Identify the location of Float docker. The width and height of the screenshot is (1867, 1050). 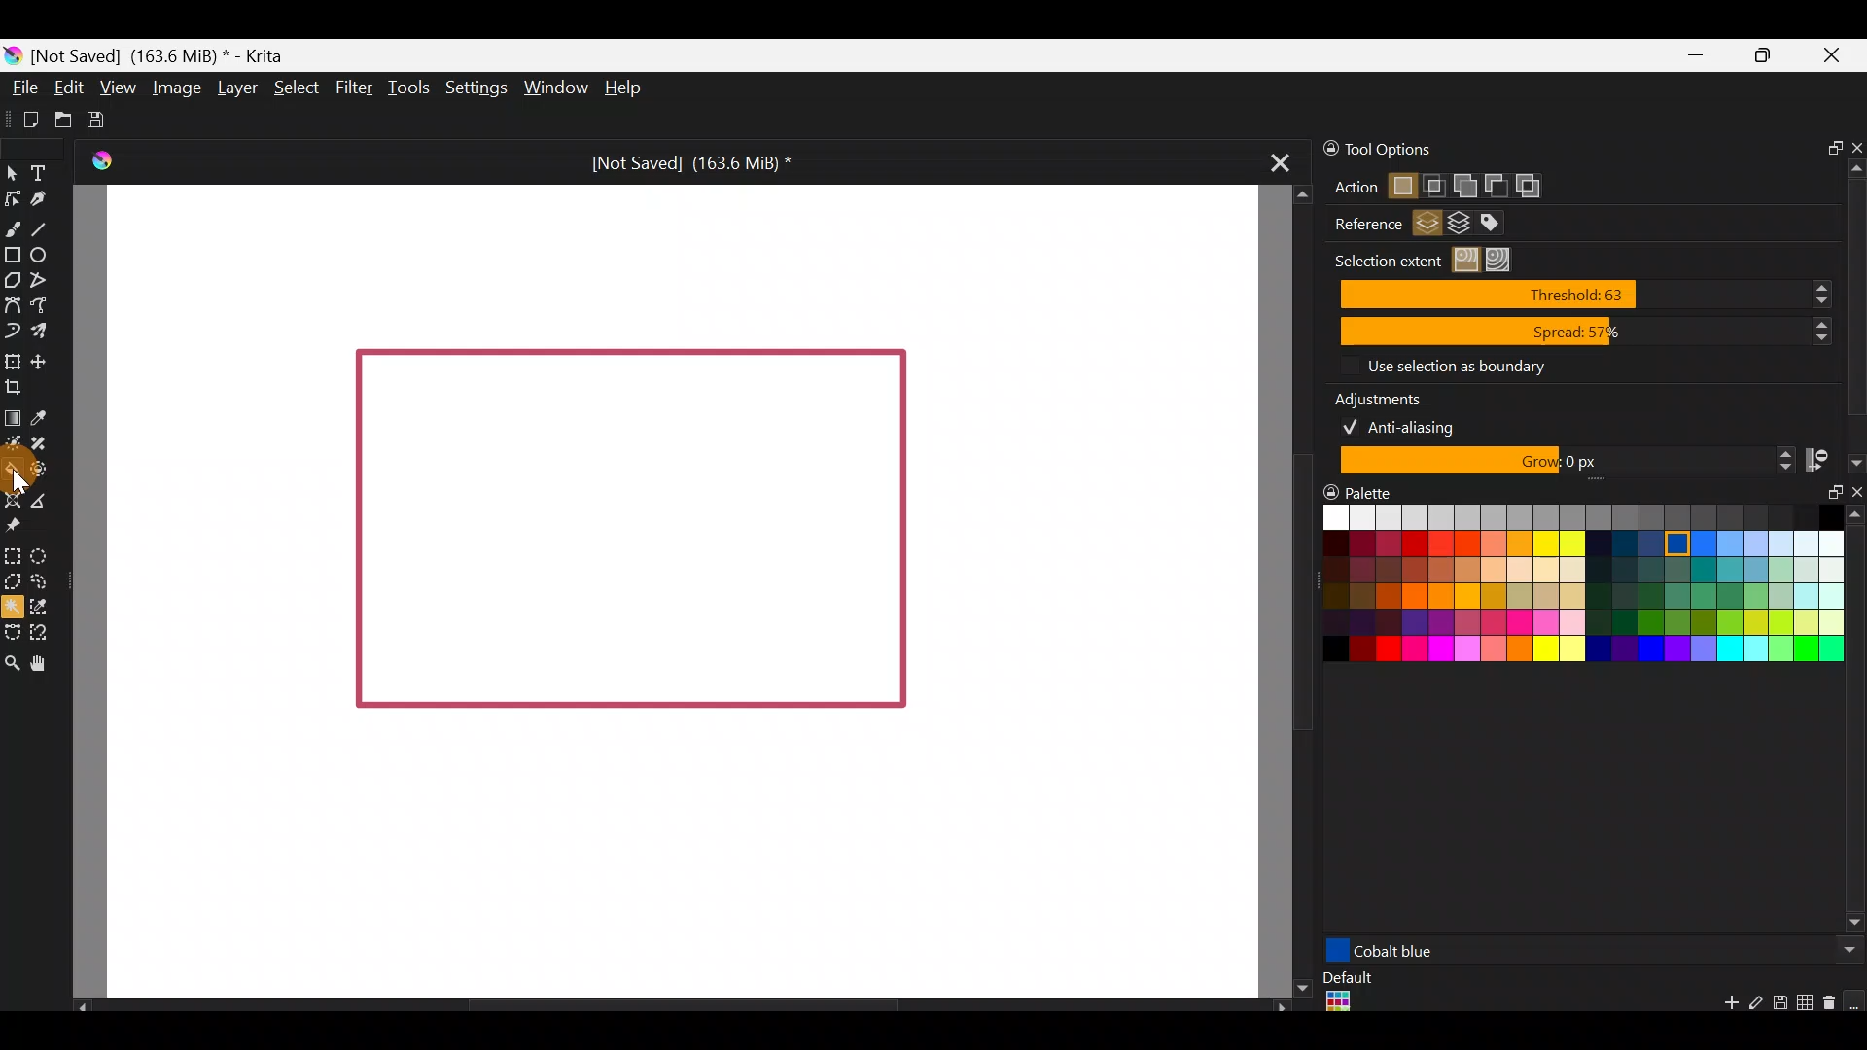
(1827, 145).